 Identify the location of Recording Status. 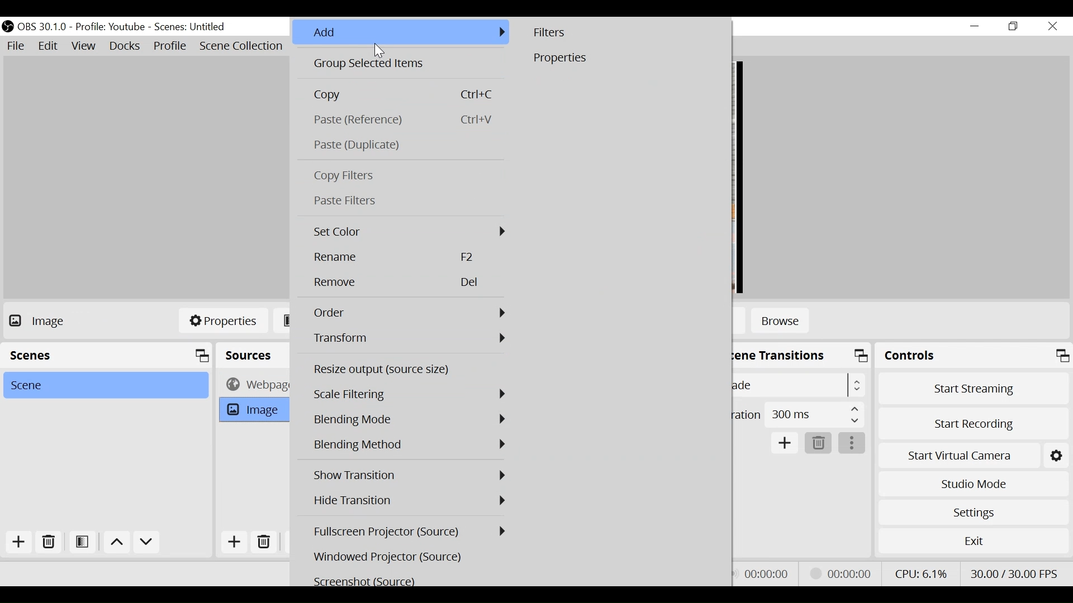
(844, 572).